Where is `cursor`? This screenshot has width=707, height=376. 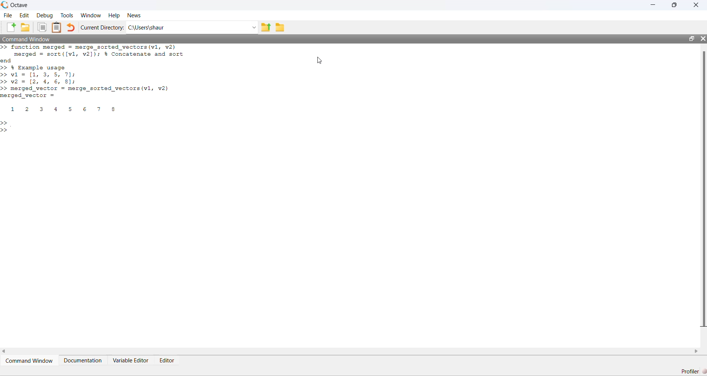 cursor is located at coordinates (319, 60).